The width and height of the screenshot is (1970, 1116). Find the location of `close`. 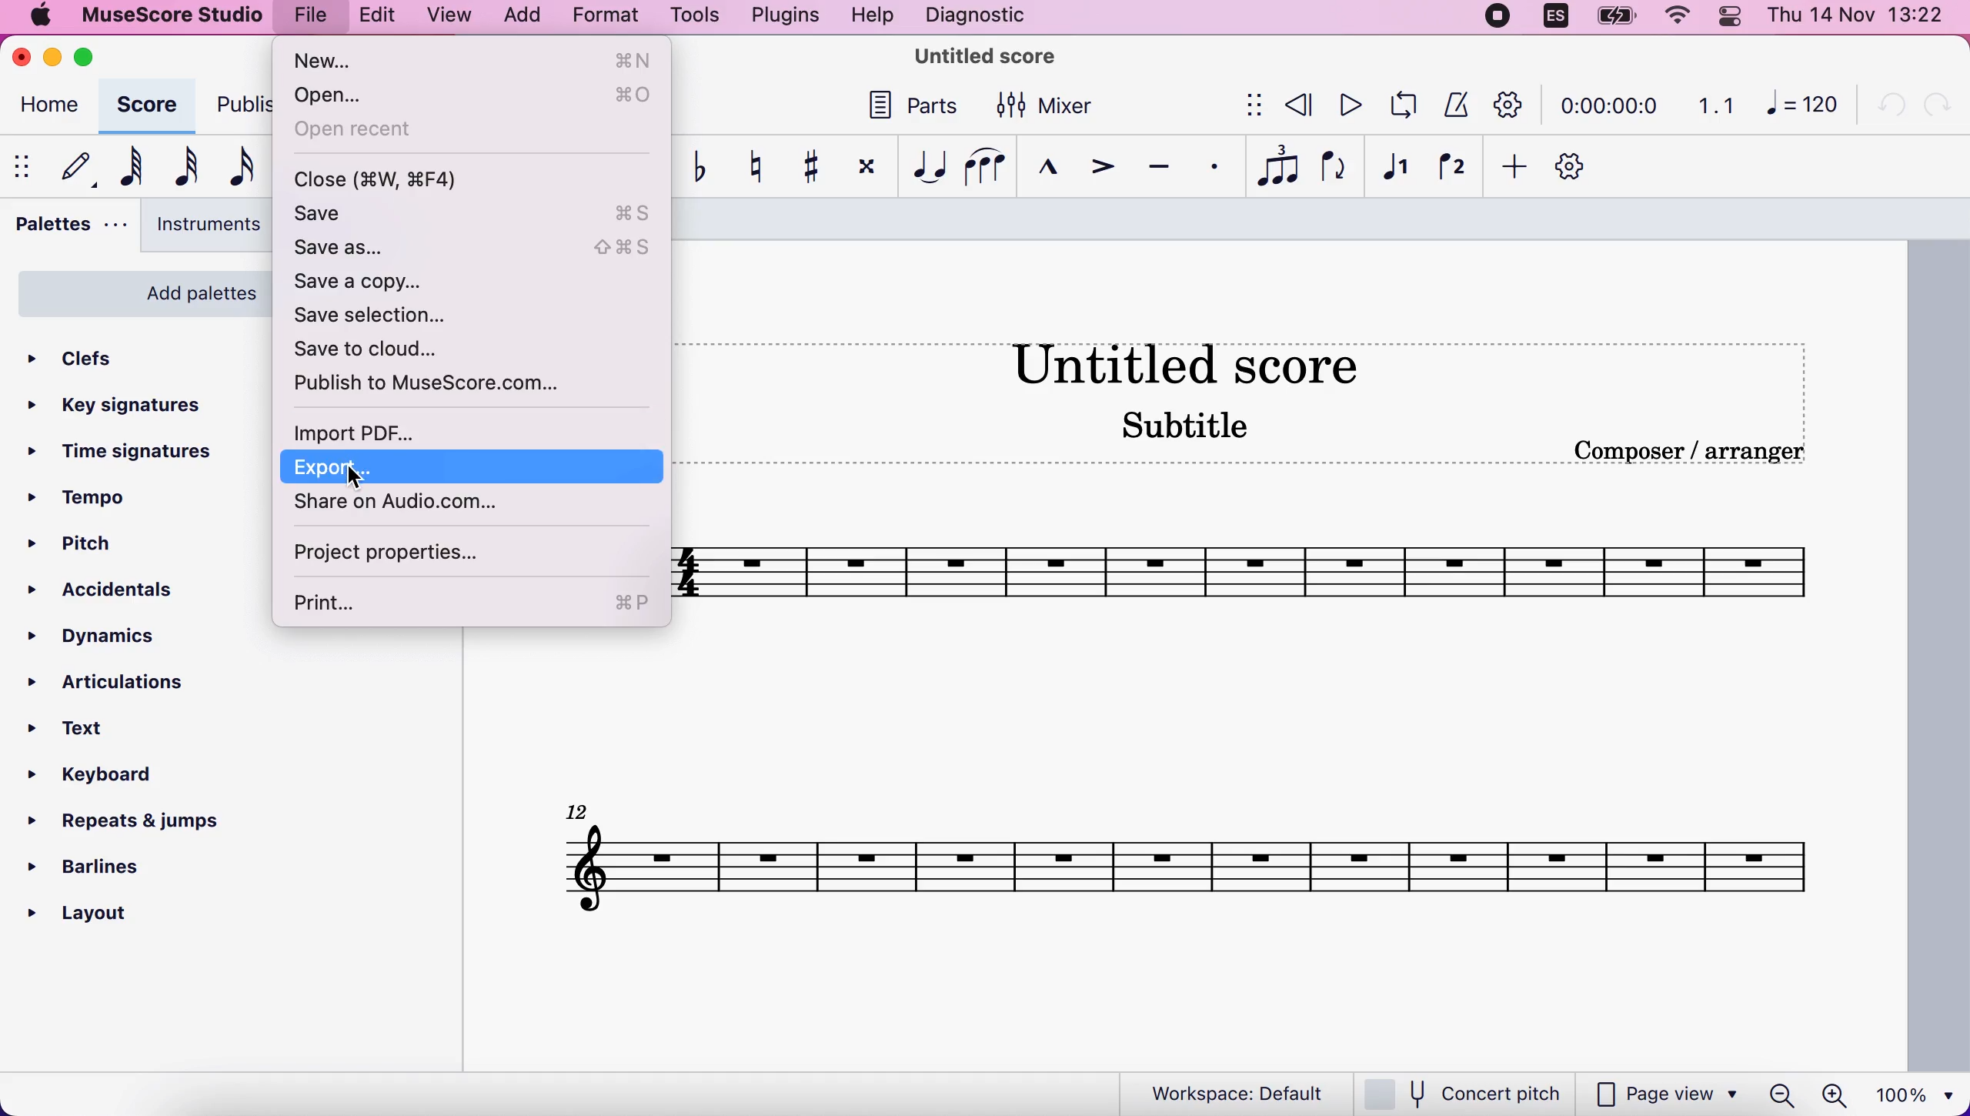

close is located at coordinates (25, 58).